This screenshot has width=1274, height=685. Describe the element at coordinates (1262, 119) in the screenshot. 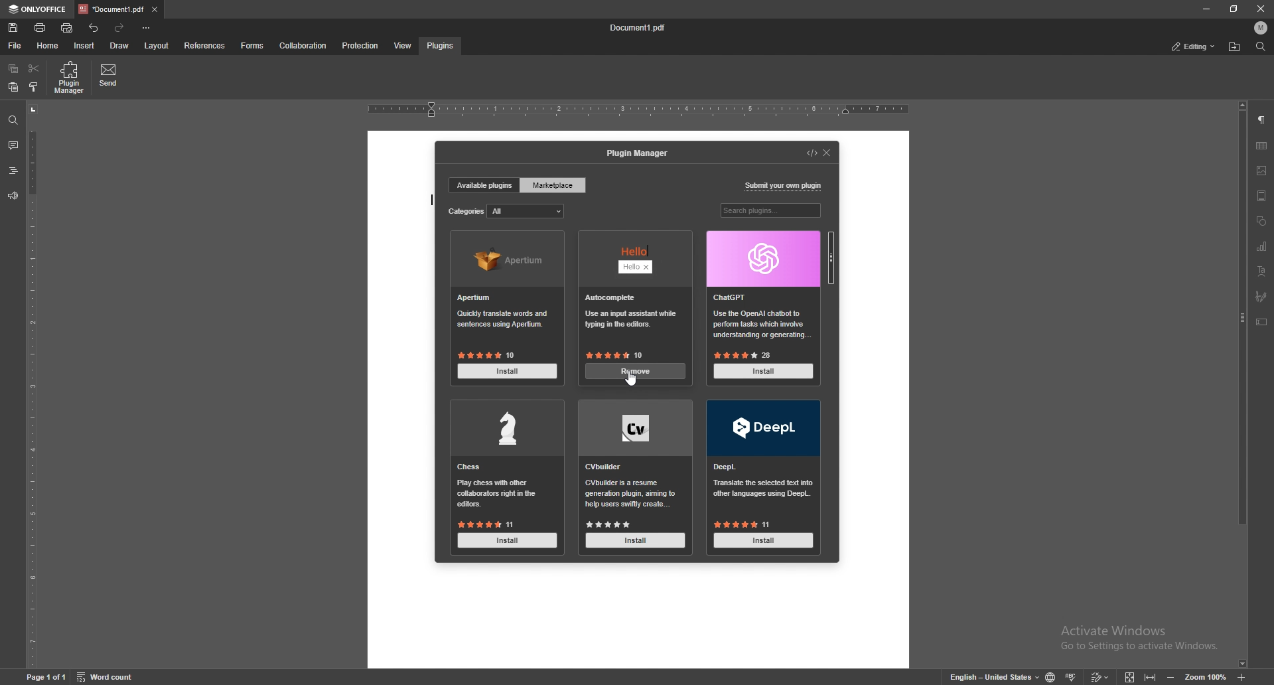

I see `paragraph` at that location.